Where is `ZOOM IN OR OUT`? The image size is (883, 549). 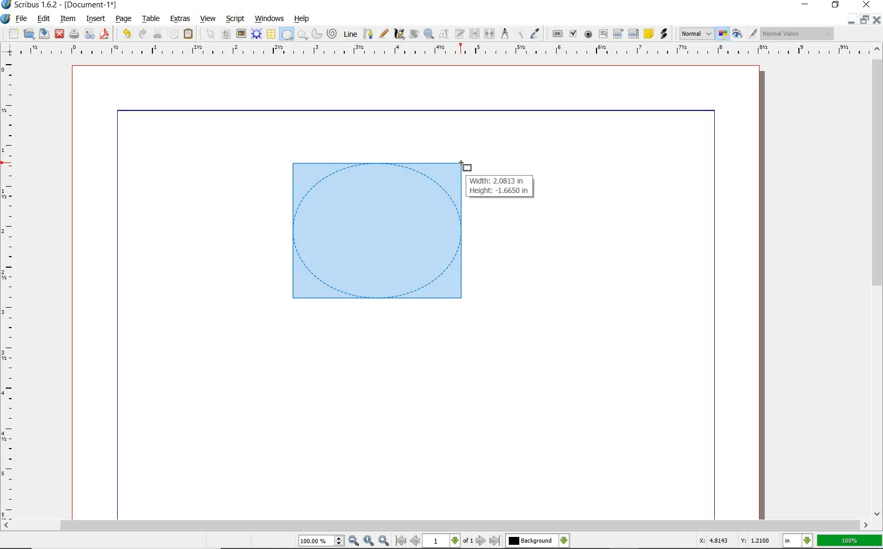
ZOOM IN OR OUT is located at coordinates (428, 34).